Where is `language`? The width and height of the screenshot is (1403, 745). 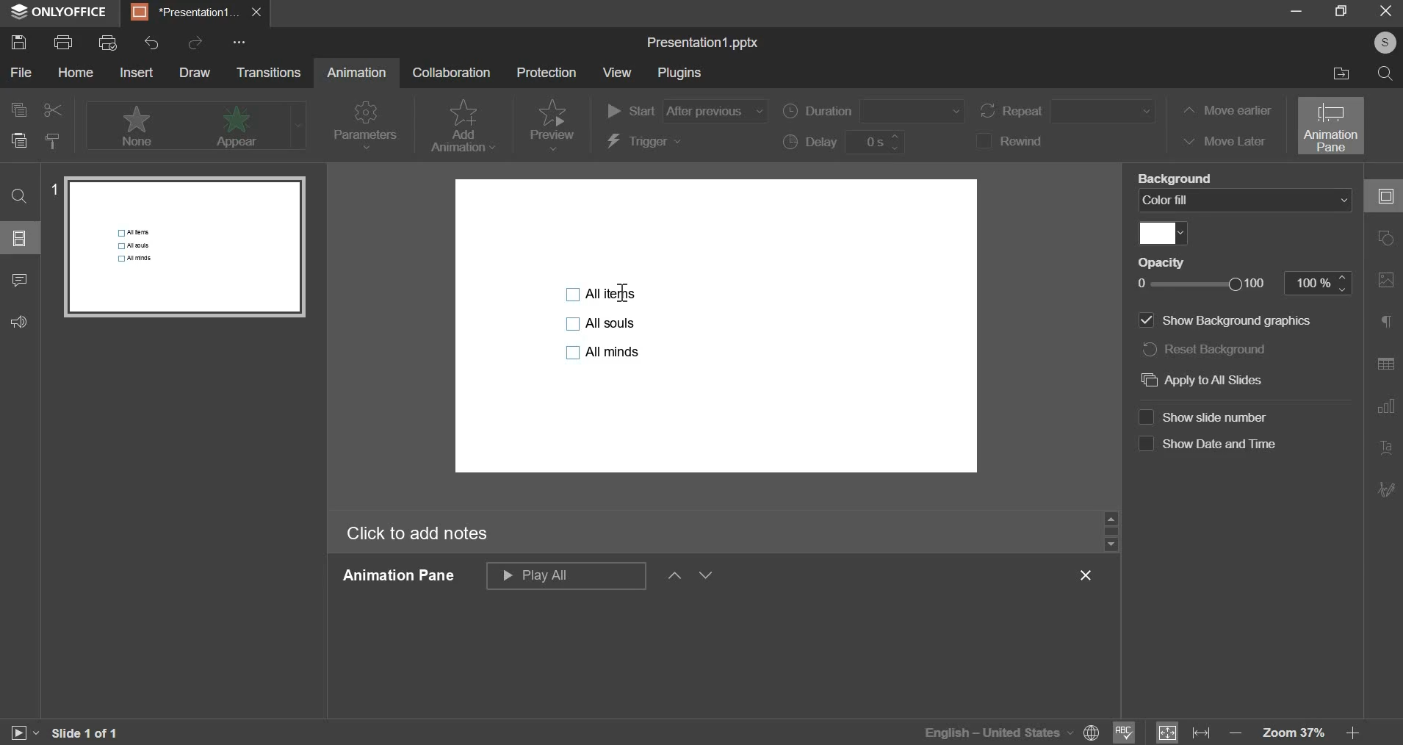 language is located at coordinates (1006, 731).